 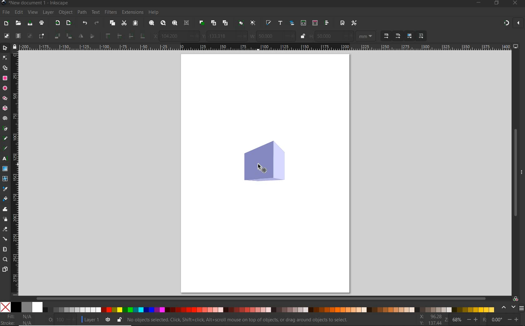 I want to click on path, so click(x=81, y=12).